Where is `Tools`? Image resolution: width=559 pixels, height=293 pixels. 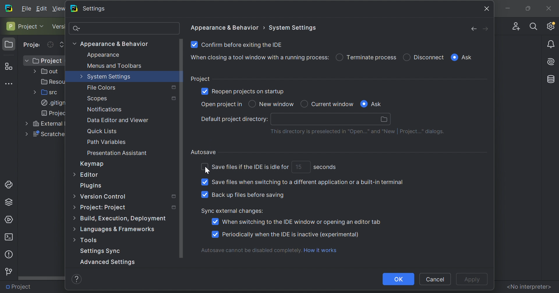 Tools is located at coordinates (90, 241).